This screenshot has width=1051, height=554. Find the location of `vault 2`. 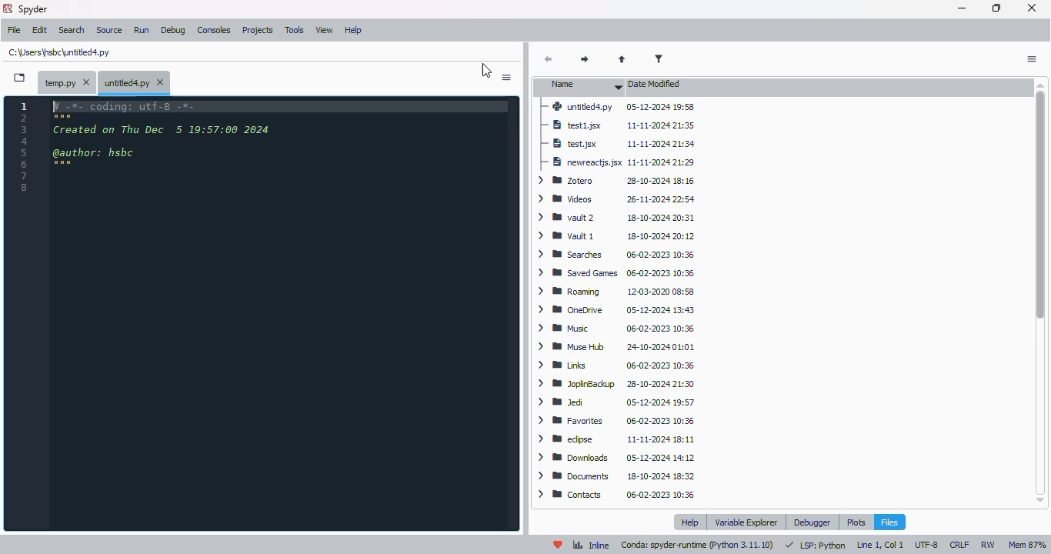

vault 2 is located at coordinates (616, 256).